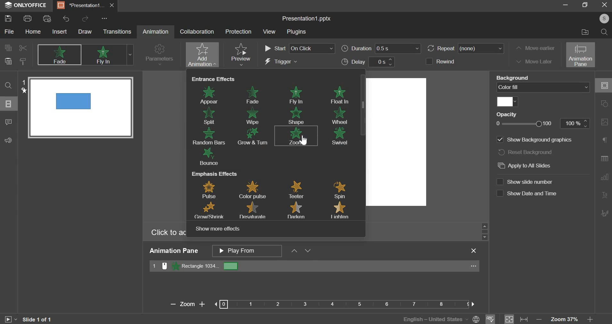 This screenshot has width=612, height=324. What do you see at coordinates (211, 190) in the screenshot?
I see `pulse` at bounding box center [211, 190].